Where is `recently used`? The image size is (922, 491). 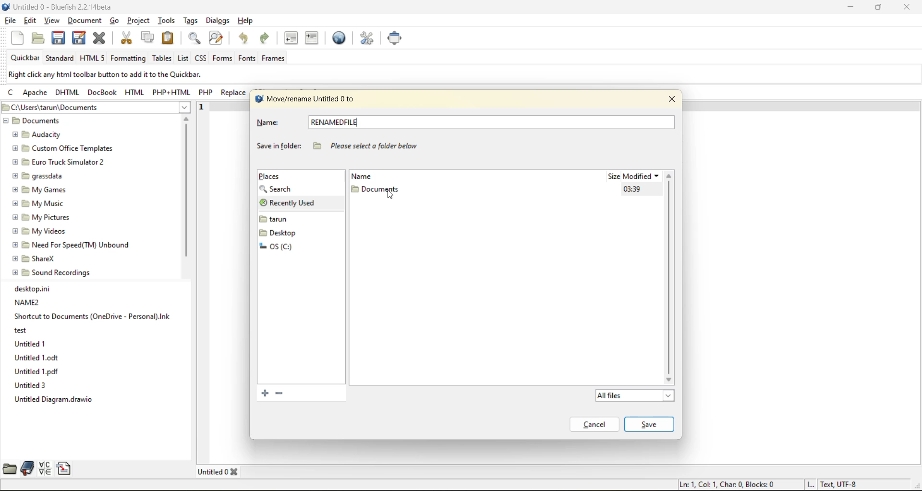
recently used is located at coordinates (292, 202).